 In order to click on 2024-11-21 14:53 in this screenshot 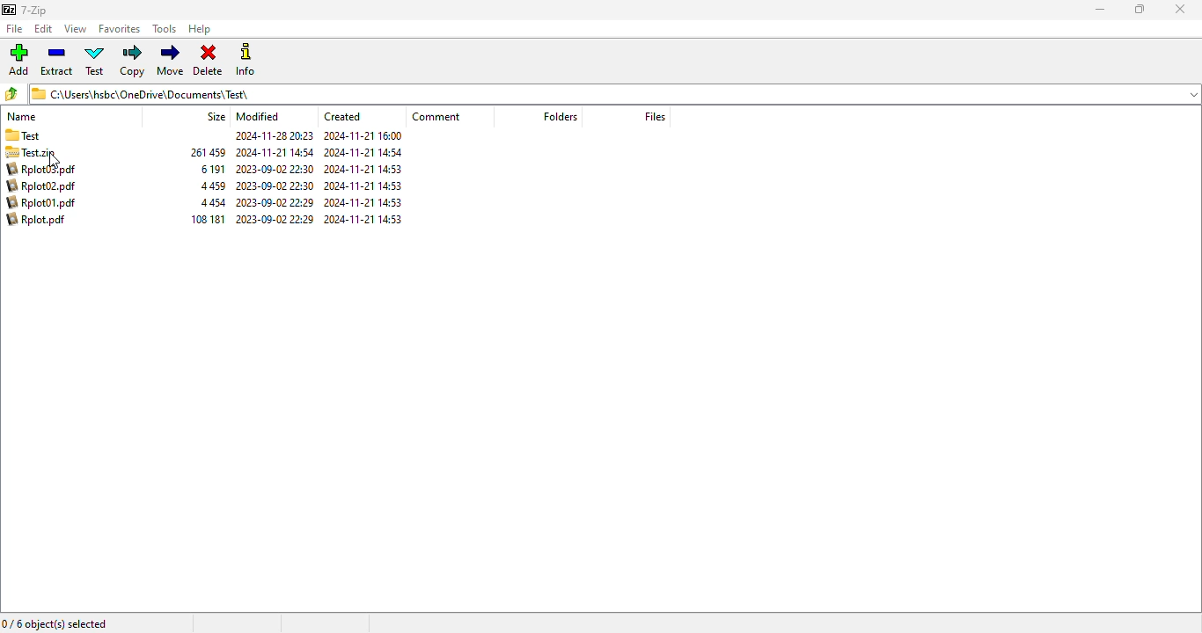, I will do `click(365, 201)`.